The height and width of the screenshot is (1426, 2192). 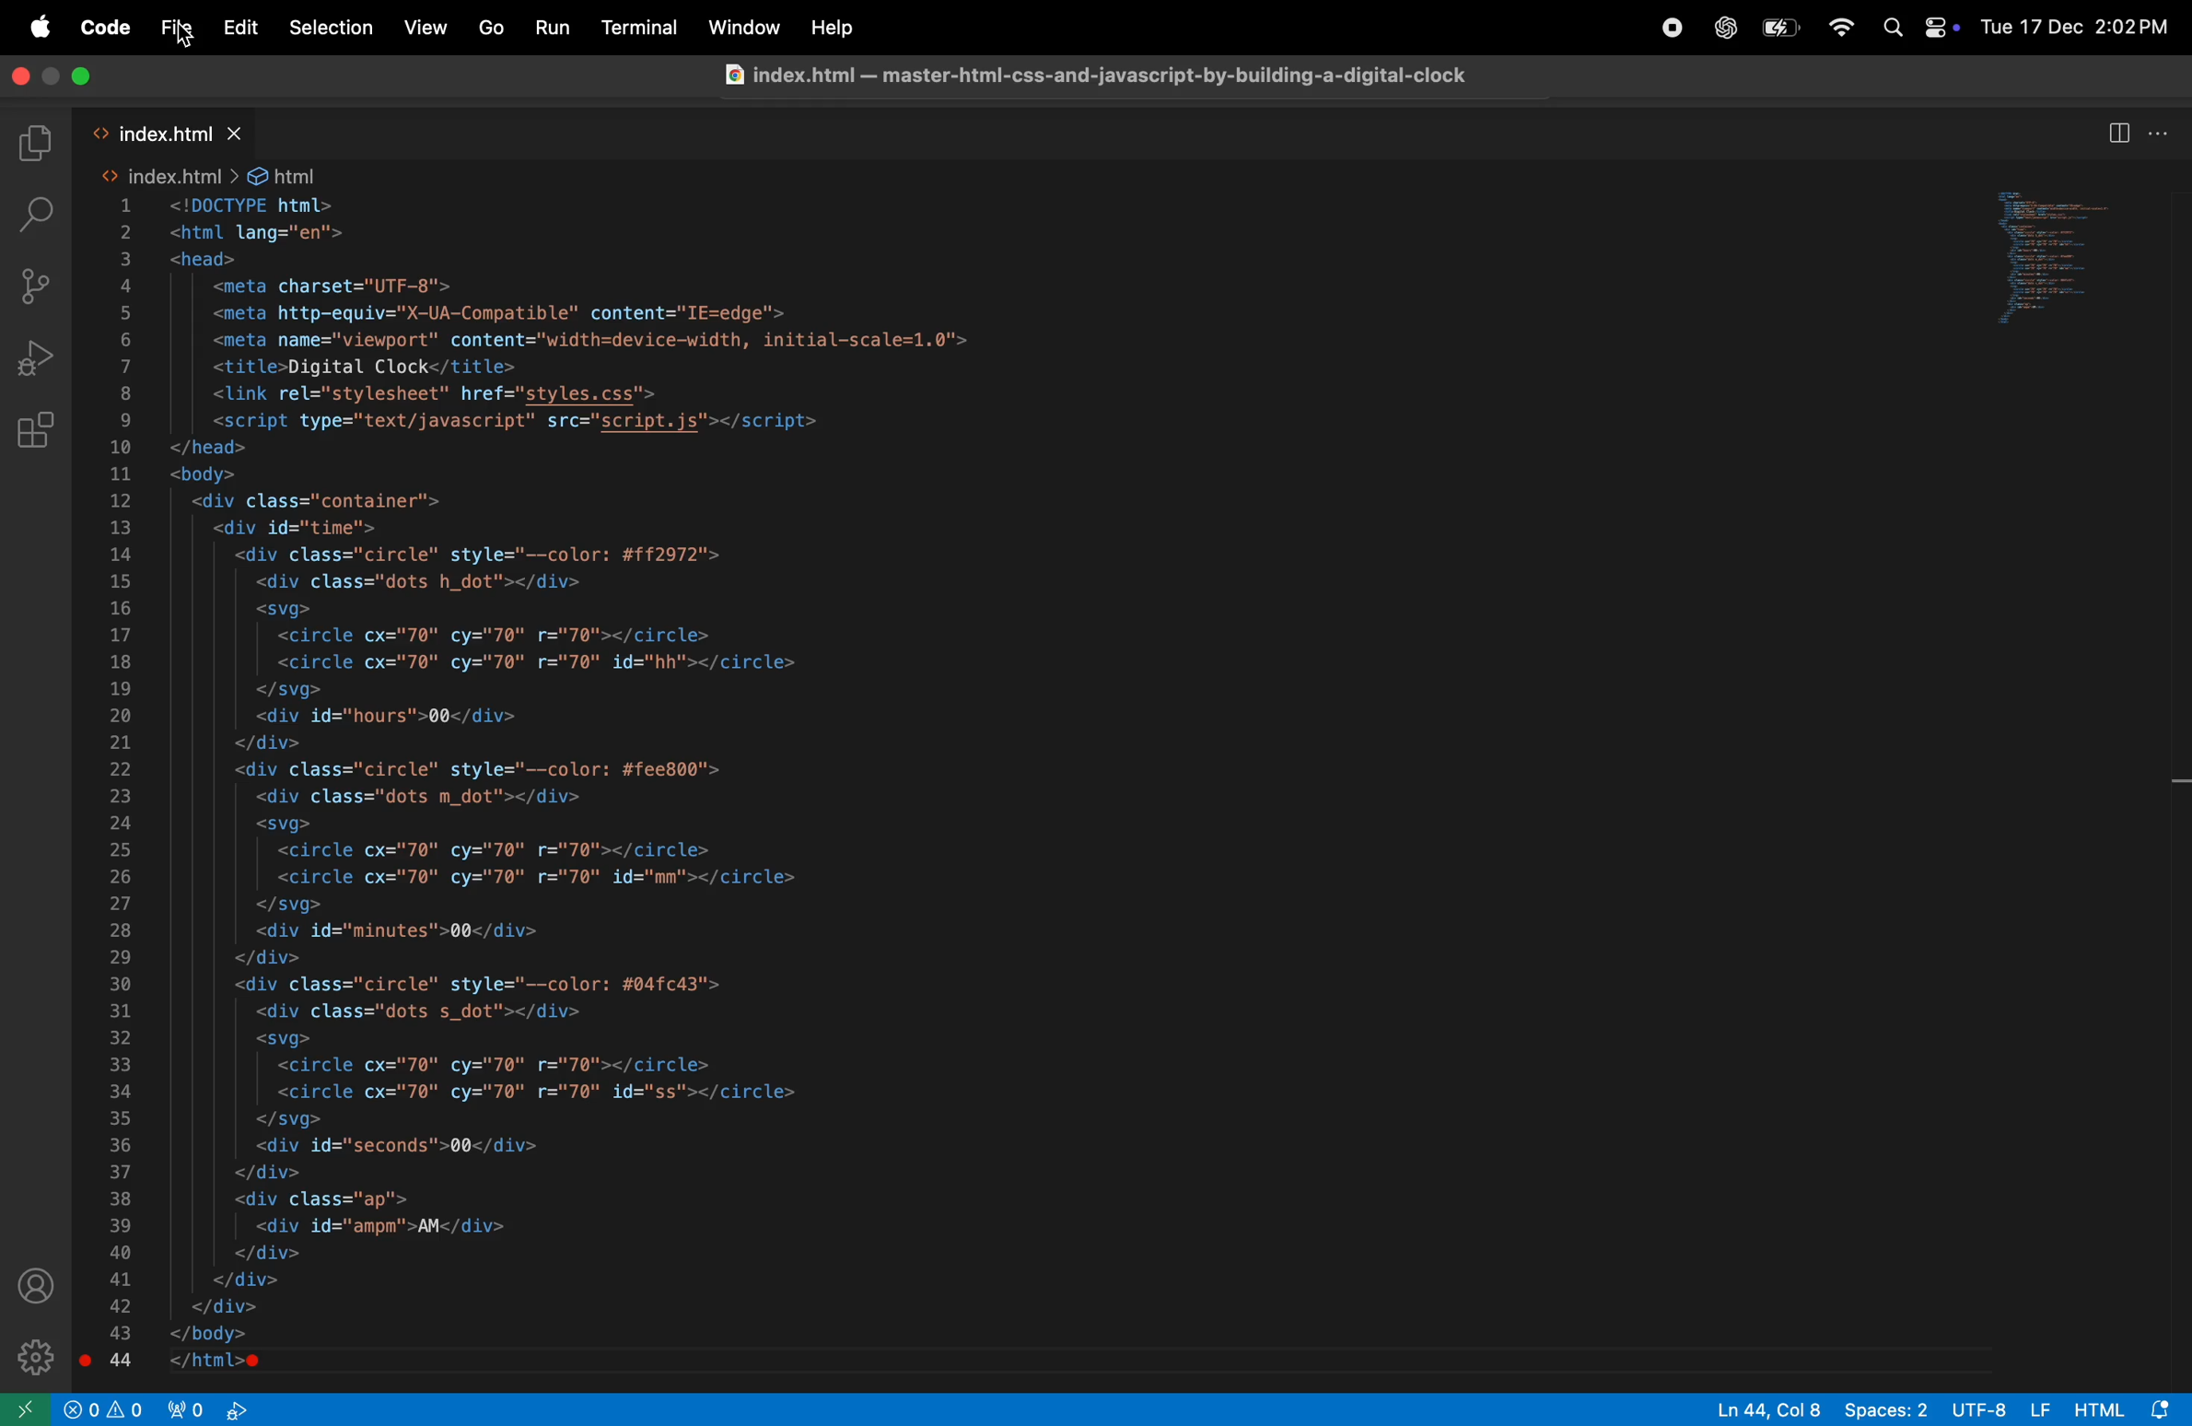 I want to click on options, so click(x=2160, y=131).